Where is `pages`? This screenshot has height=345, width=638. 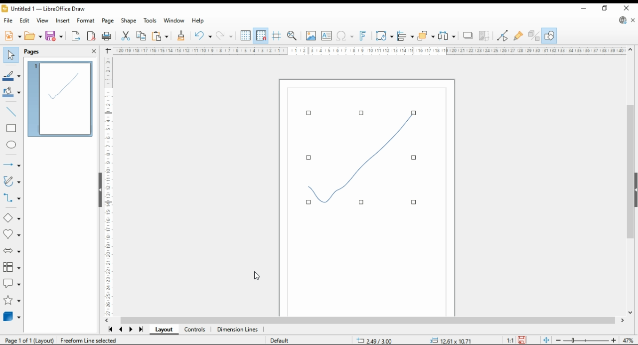
pages is located at coordinates (34, 52).